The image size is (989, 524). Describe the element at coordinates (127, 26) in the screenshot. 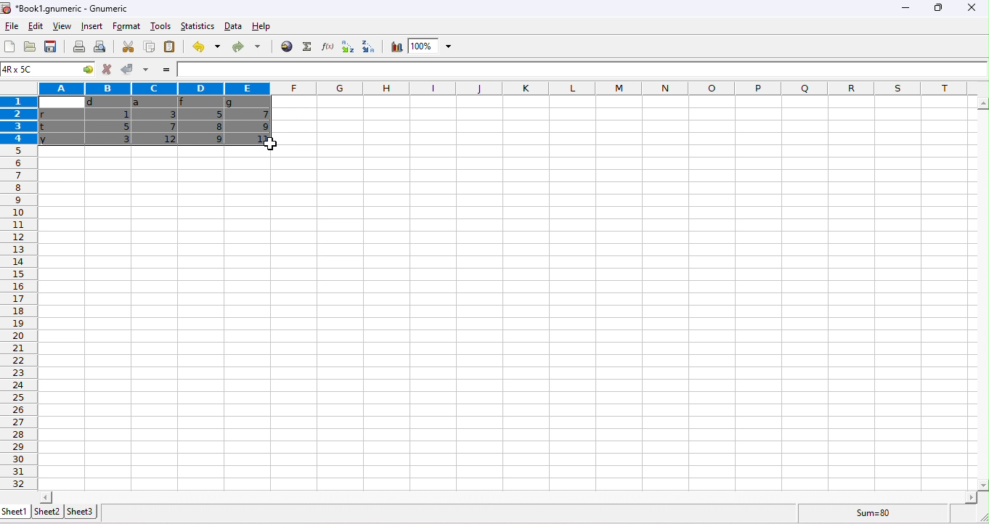

I see `format` at that location.